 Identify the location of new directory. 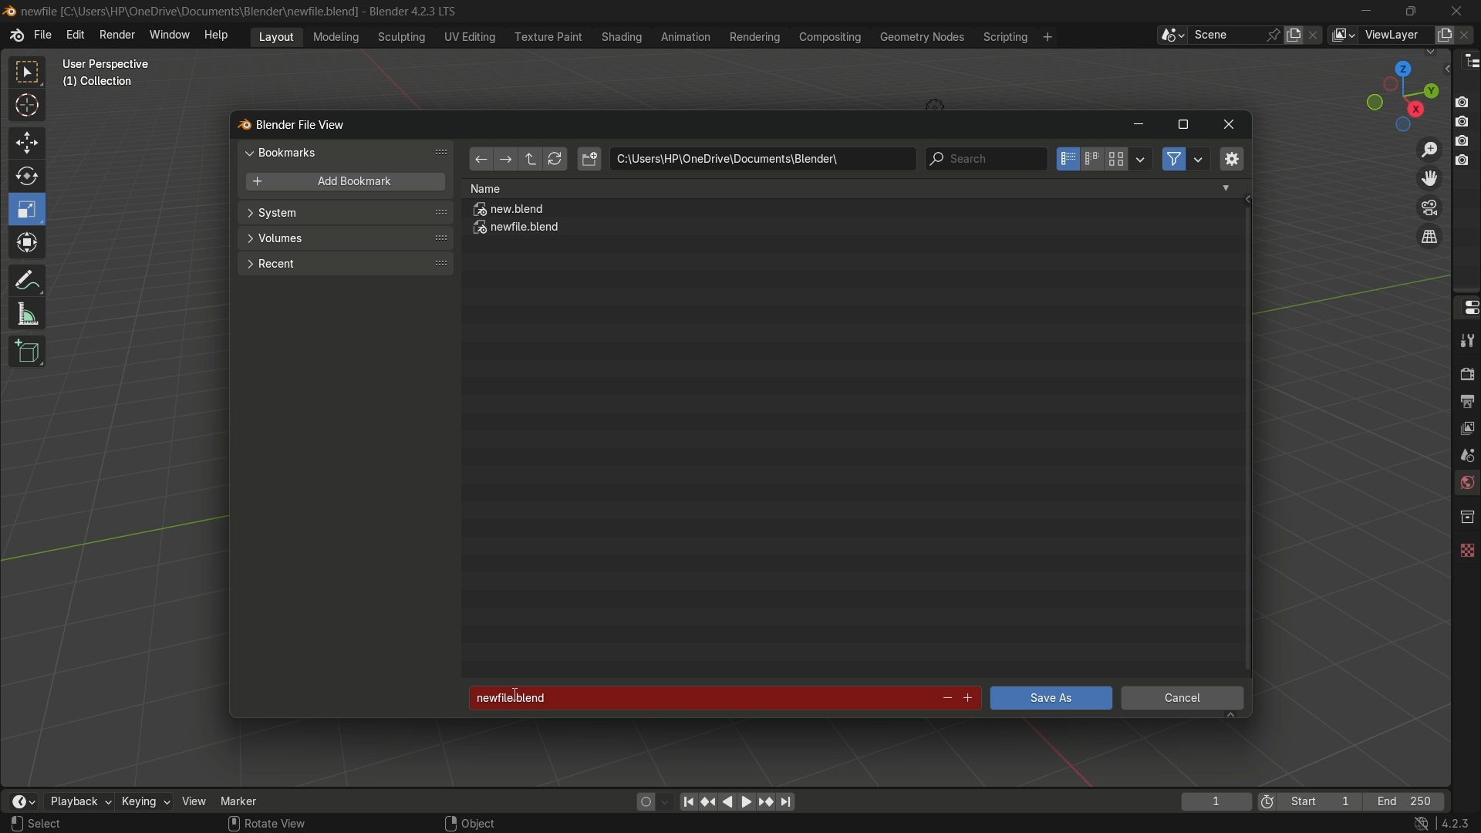
(589, 159).